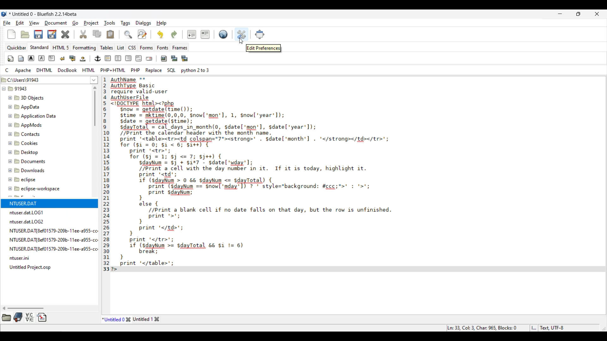  Describe the element at coordinates (110, 34) in the screenshot. I see `Paste` at that location.